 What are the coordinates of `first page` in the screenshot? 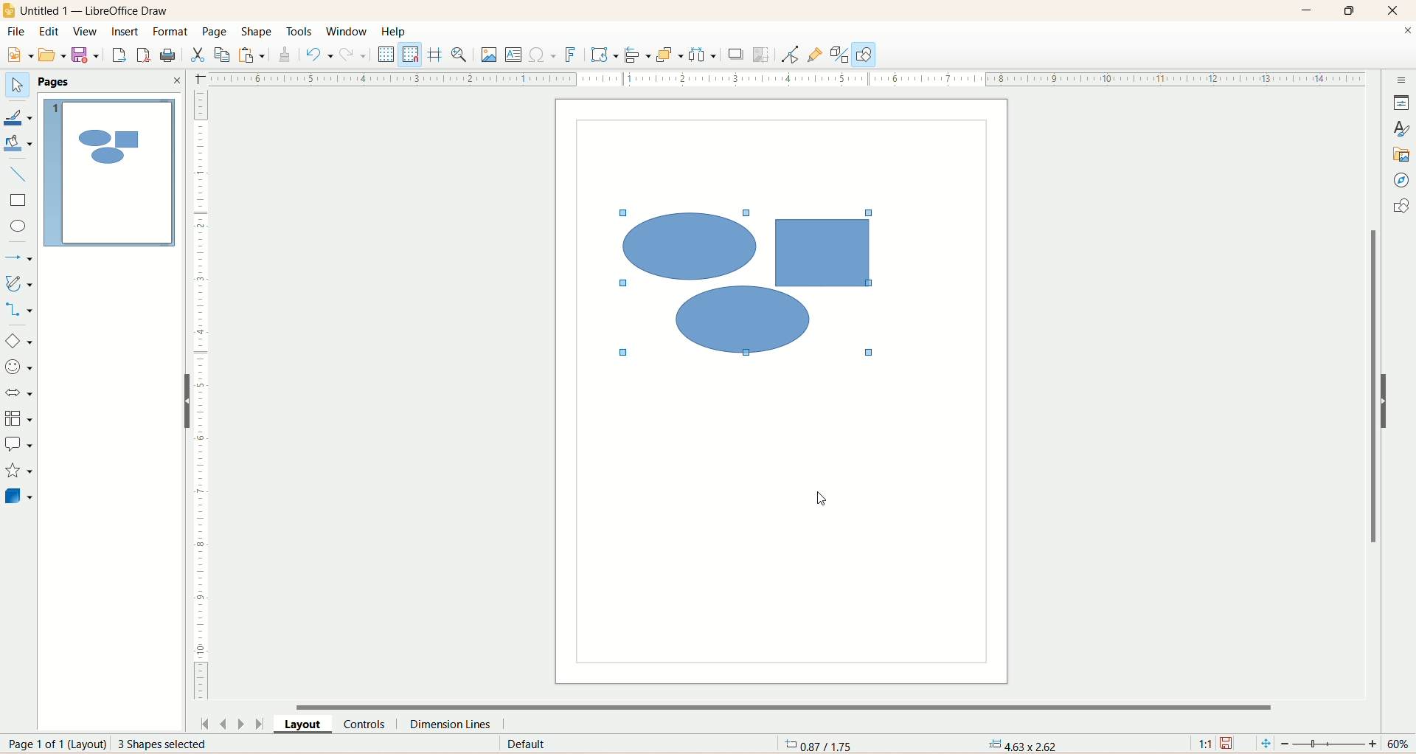 It's located at (206, 725).